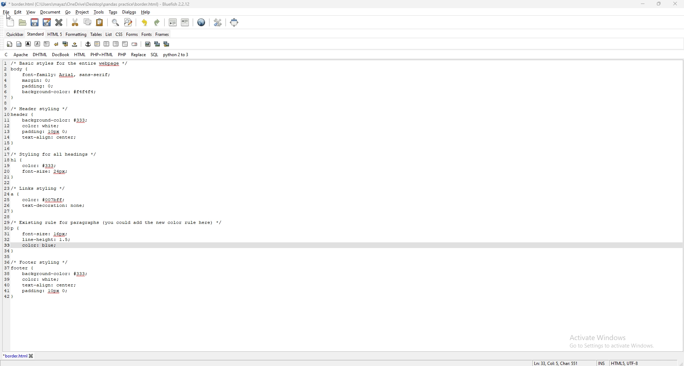  Describe the element at coordinates (167, 44) in the screenshot. I see `multi thumbnail` at that location.